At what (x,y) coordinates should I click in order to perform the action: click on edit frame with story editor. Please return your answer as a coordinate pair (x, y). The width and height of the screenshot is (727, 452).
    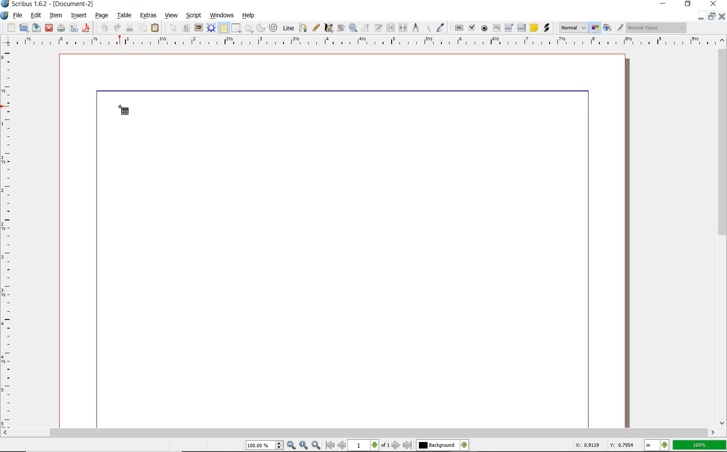
    Looking at the image, I should click on (377, 29).